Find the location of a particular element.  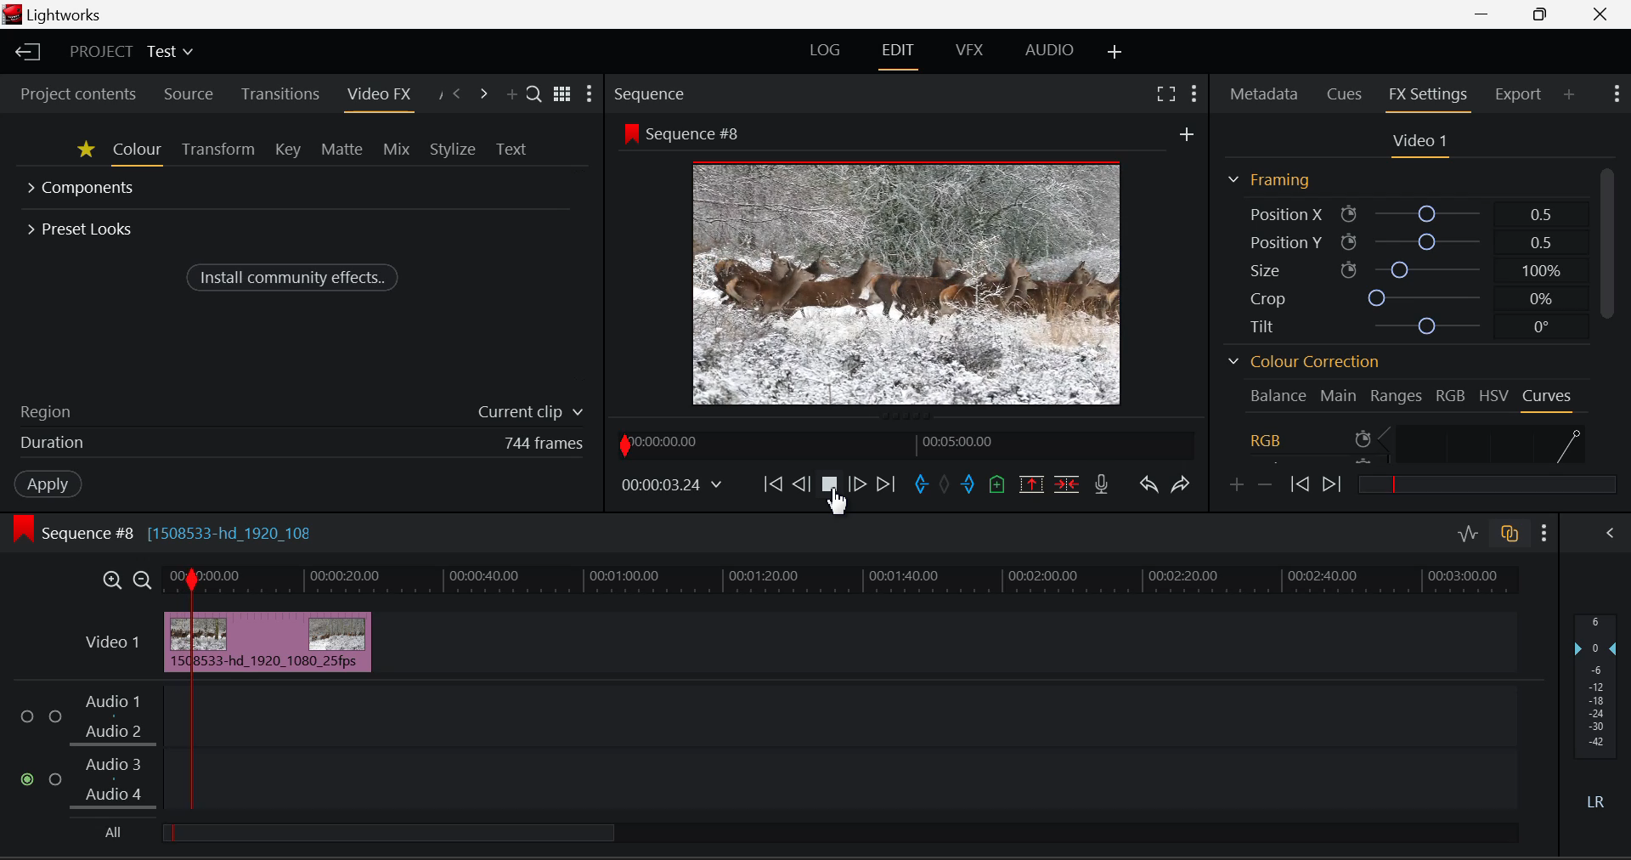

Colour Correction is located at coordinates (1301, 362).